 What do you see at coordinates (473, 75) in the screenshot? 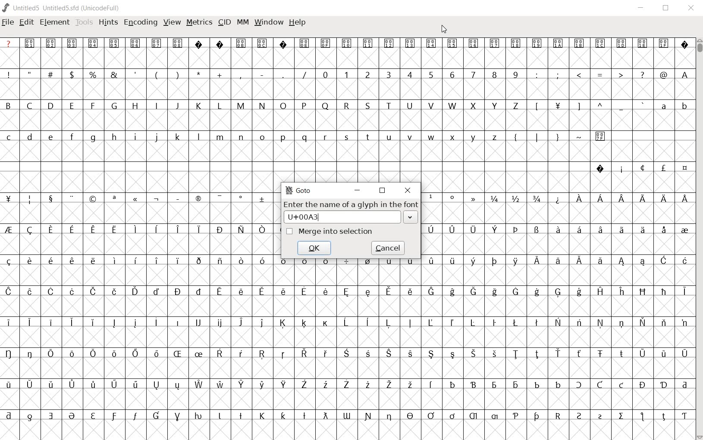
I see `7` at bounding box center [473, 75].